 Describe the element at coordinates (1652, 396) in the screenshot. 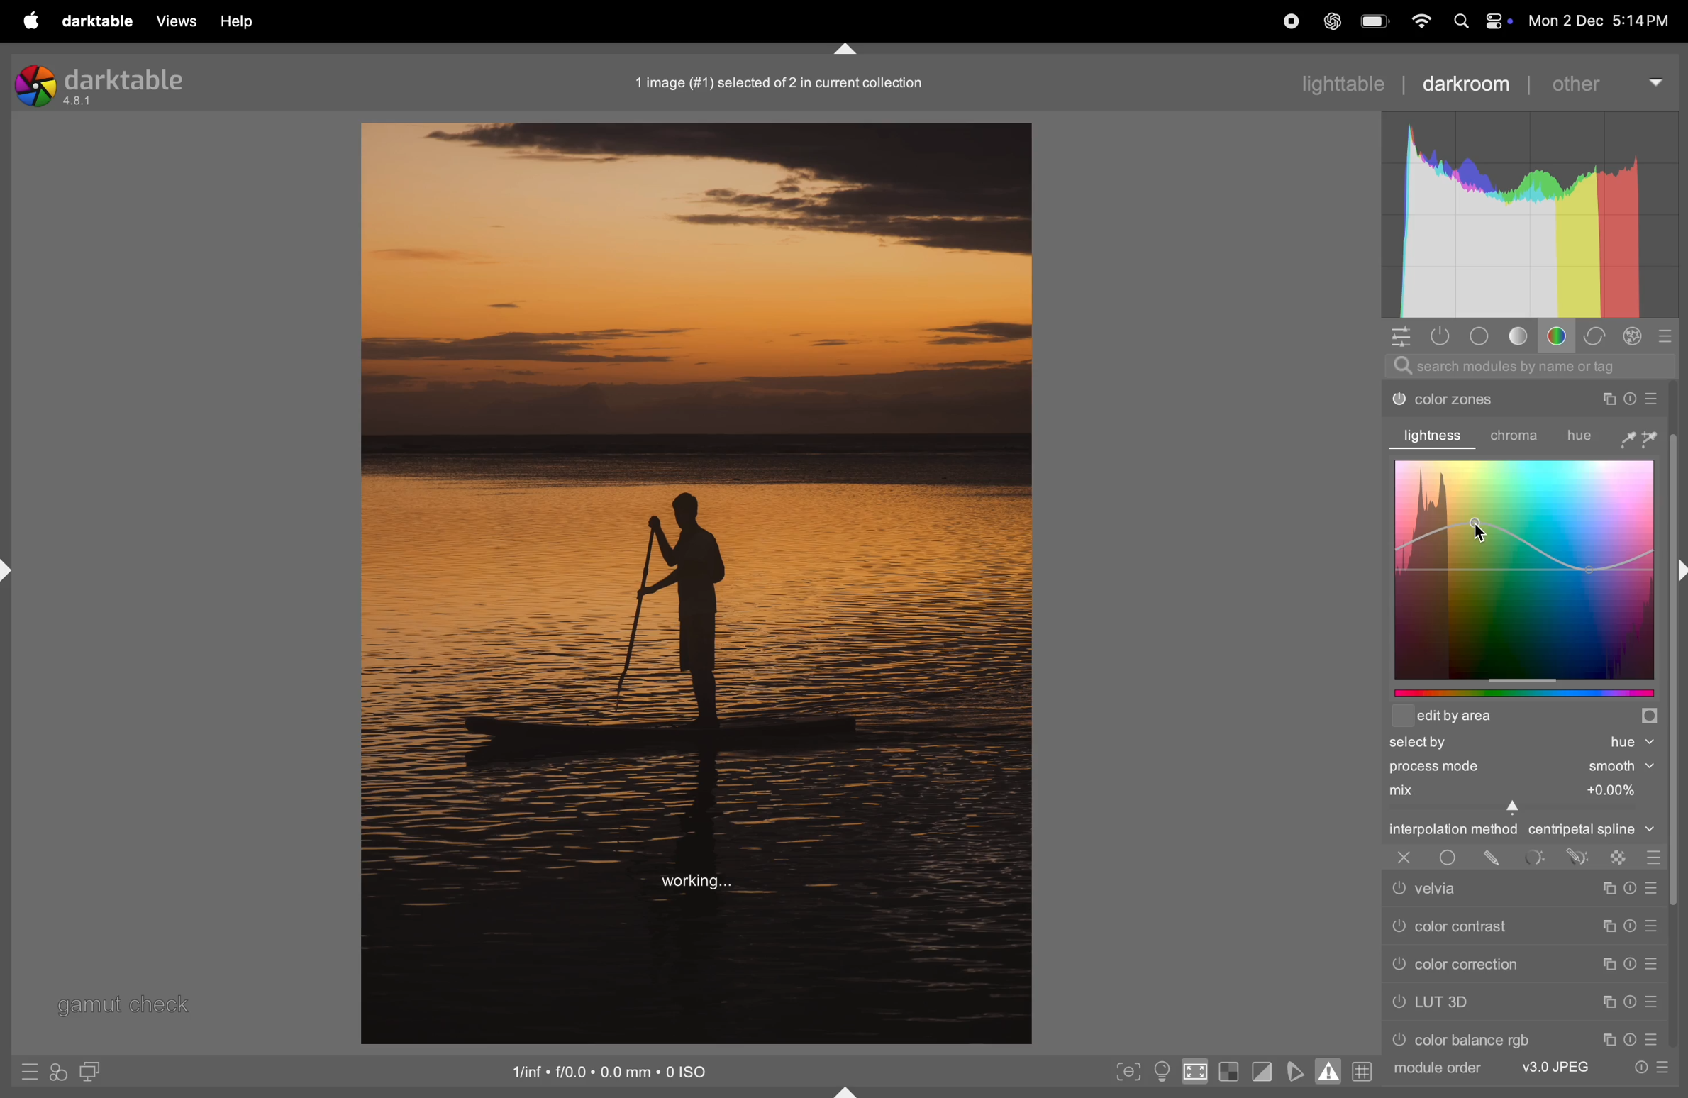

I see `preset` at that location.